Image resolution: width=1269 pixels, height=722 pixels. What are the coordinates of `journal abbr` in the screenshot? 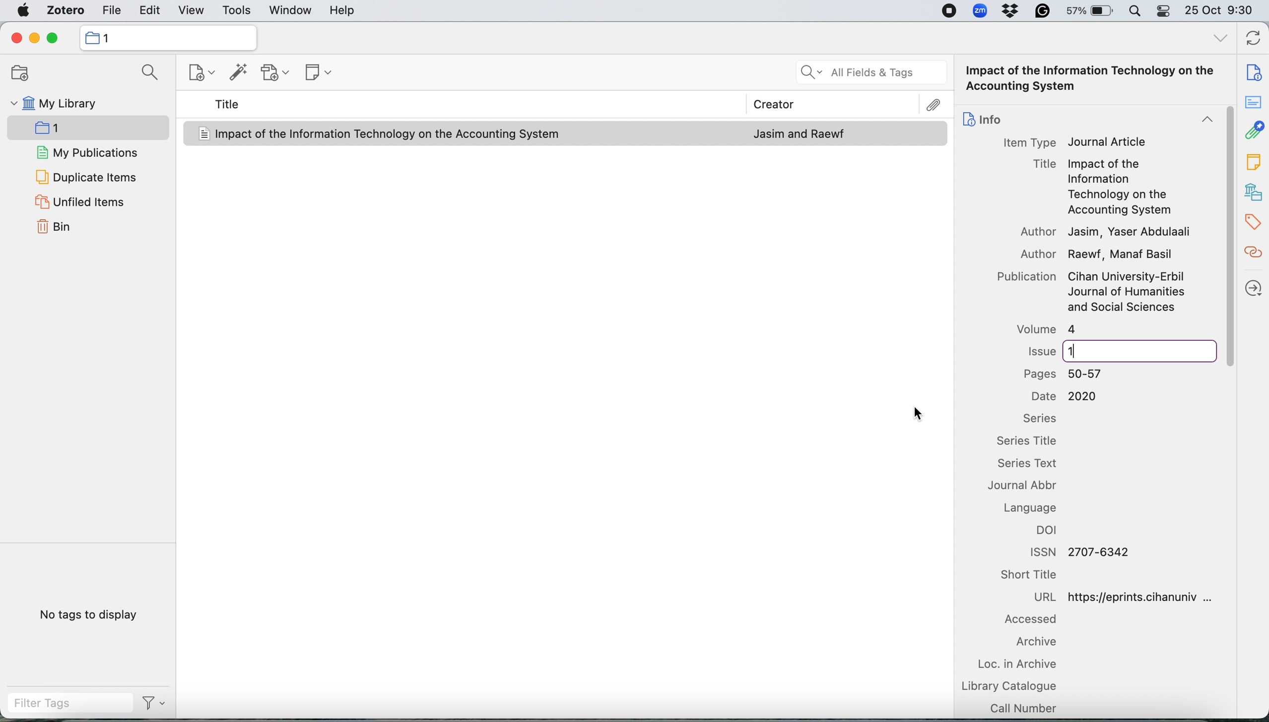 It's located at (1031, 487).